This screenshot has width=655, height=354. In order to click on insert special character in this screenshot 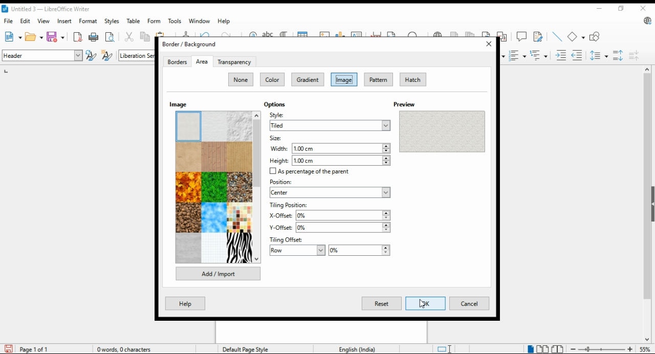, I will do `click(416, 34)`.